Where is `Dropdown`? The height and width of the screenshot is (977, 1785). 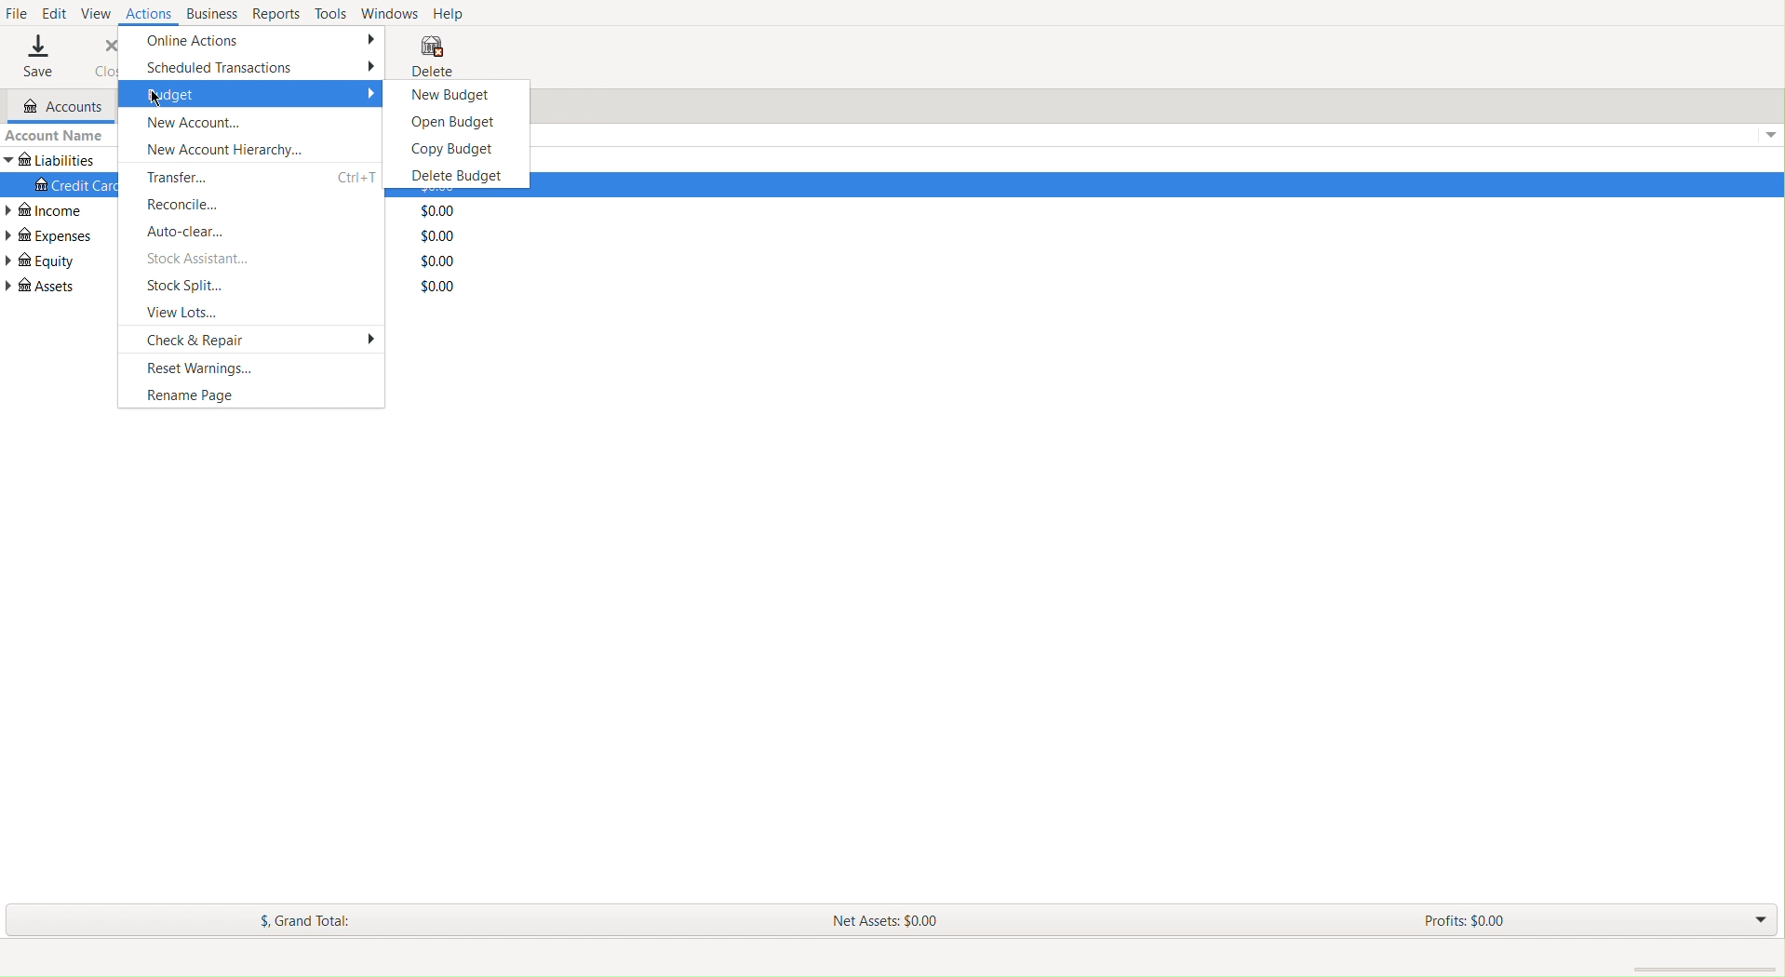
Dropdown is located at coordinates (1766, 136).